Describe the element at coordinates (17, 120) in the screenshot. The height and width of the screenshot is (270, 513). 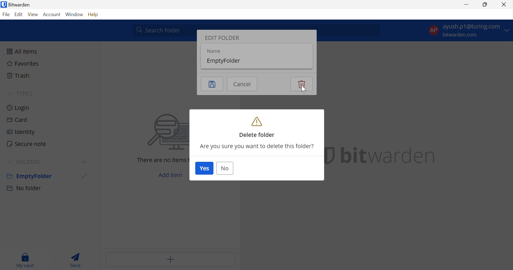
I see `Card` at that location.